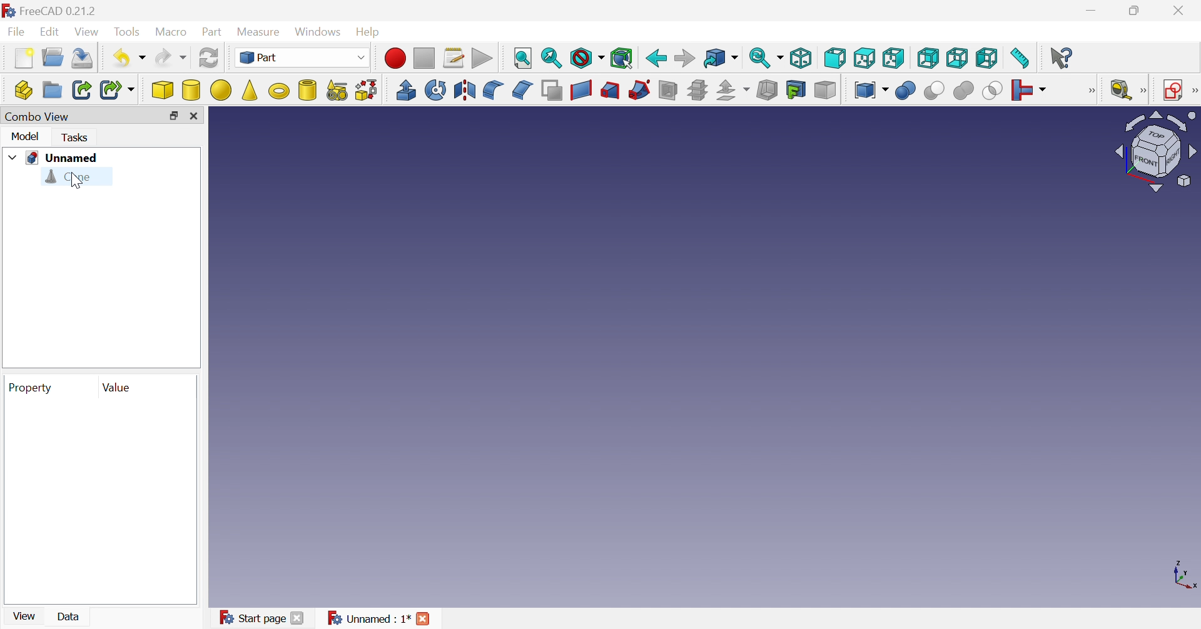  I want to click on New, so click(21, 58).